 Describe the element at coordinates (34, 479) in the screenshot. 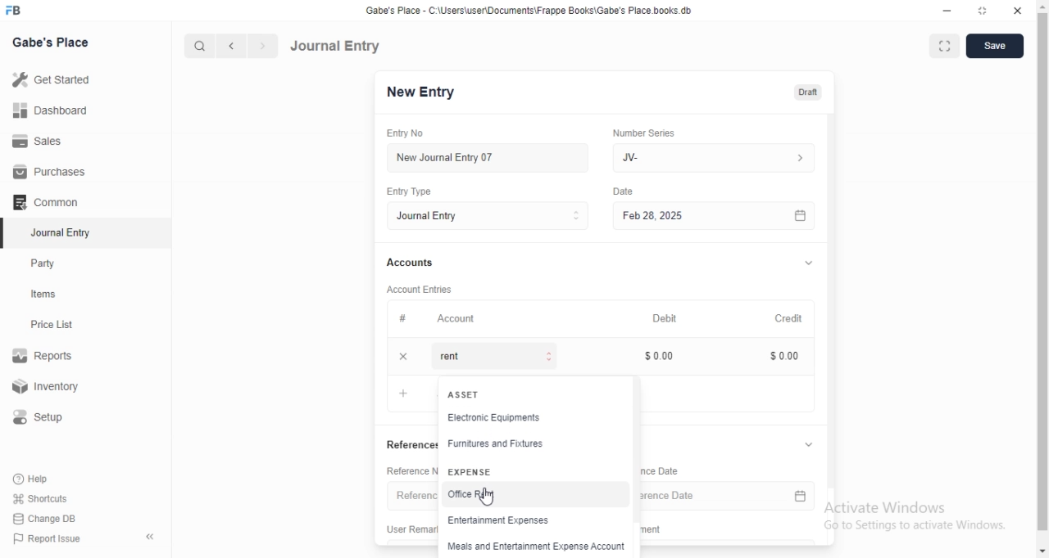

I see `Help` at that location.